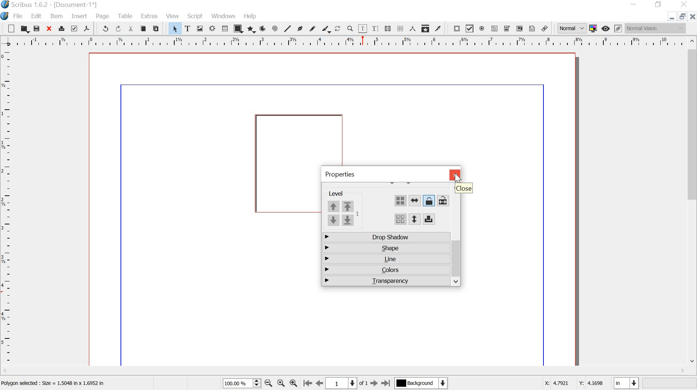  Describe the element at coordinates (257, 383) in the screenshot. I see `zoom in and out` at that location.